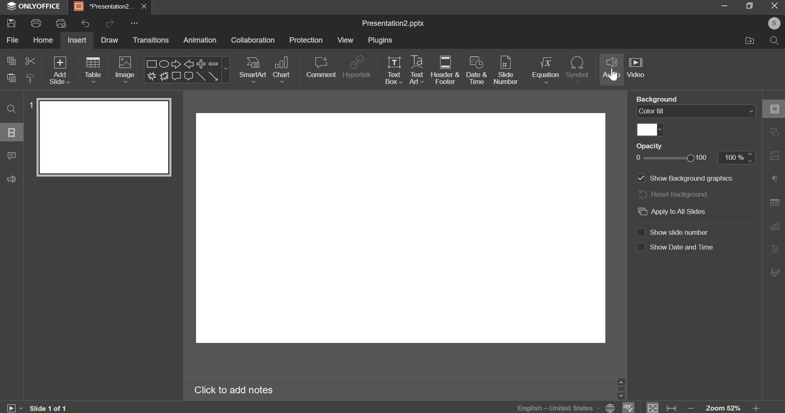 This screenshot has width=785, height=413. What do you see at coordinates (396, 24) in the screenshot?
I see `presentation2.pptx` at bounding box center [396, 24].